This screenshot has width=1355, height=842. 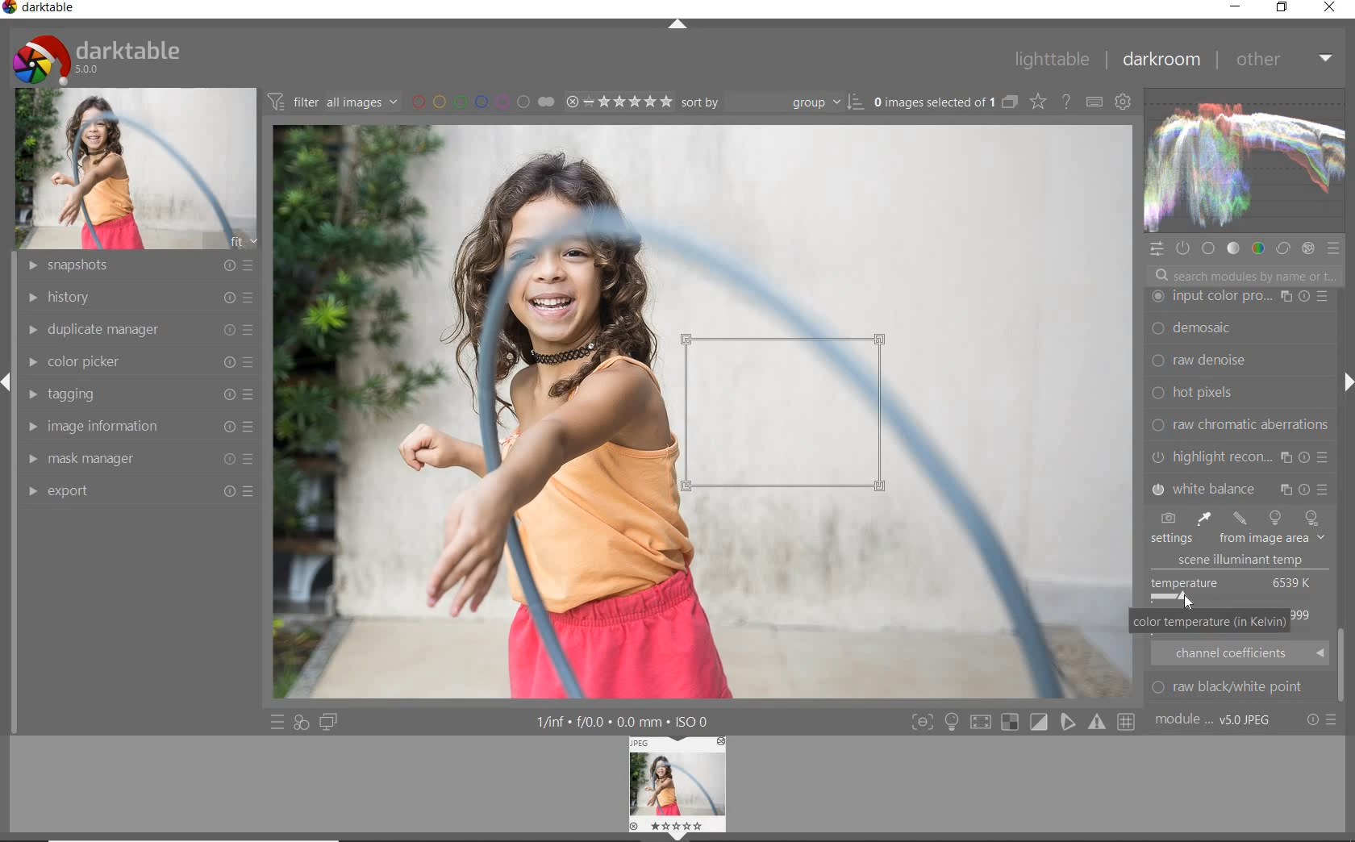 What do you see at coordinates (135, 296) in the screenshot?
I see `history` at bounding box center [135, 296].